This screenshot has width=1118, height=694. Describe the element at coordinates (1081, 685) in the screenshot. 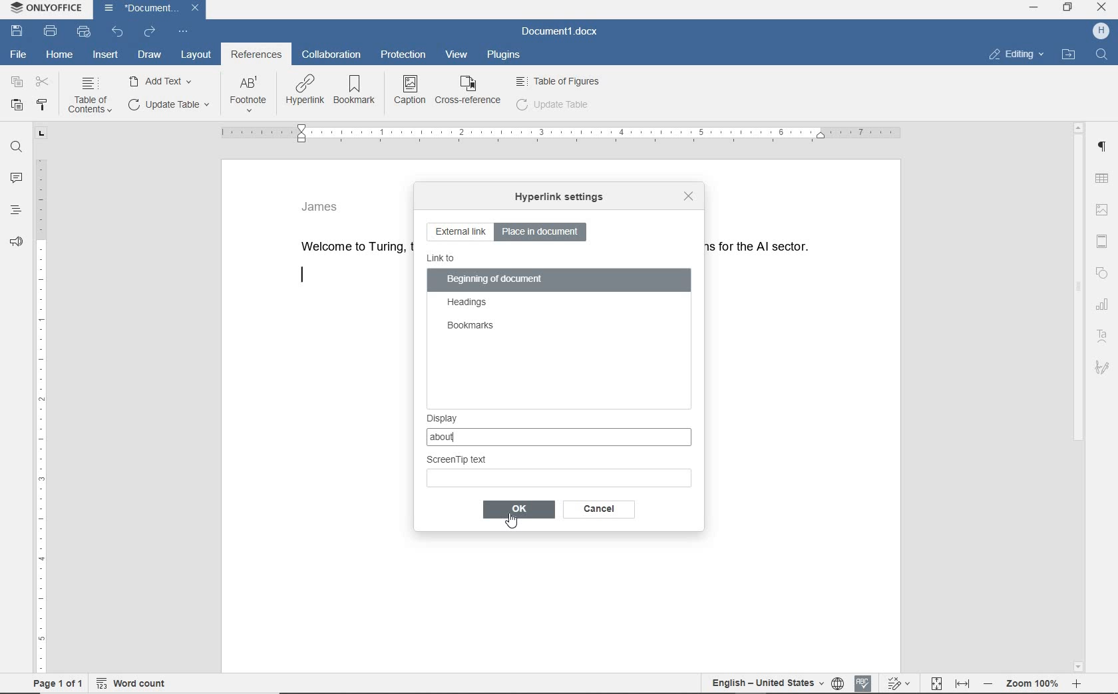

I see `zoom in` at that location.